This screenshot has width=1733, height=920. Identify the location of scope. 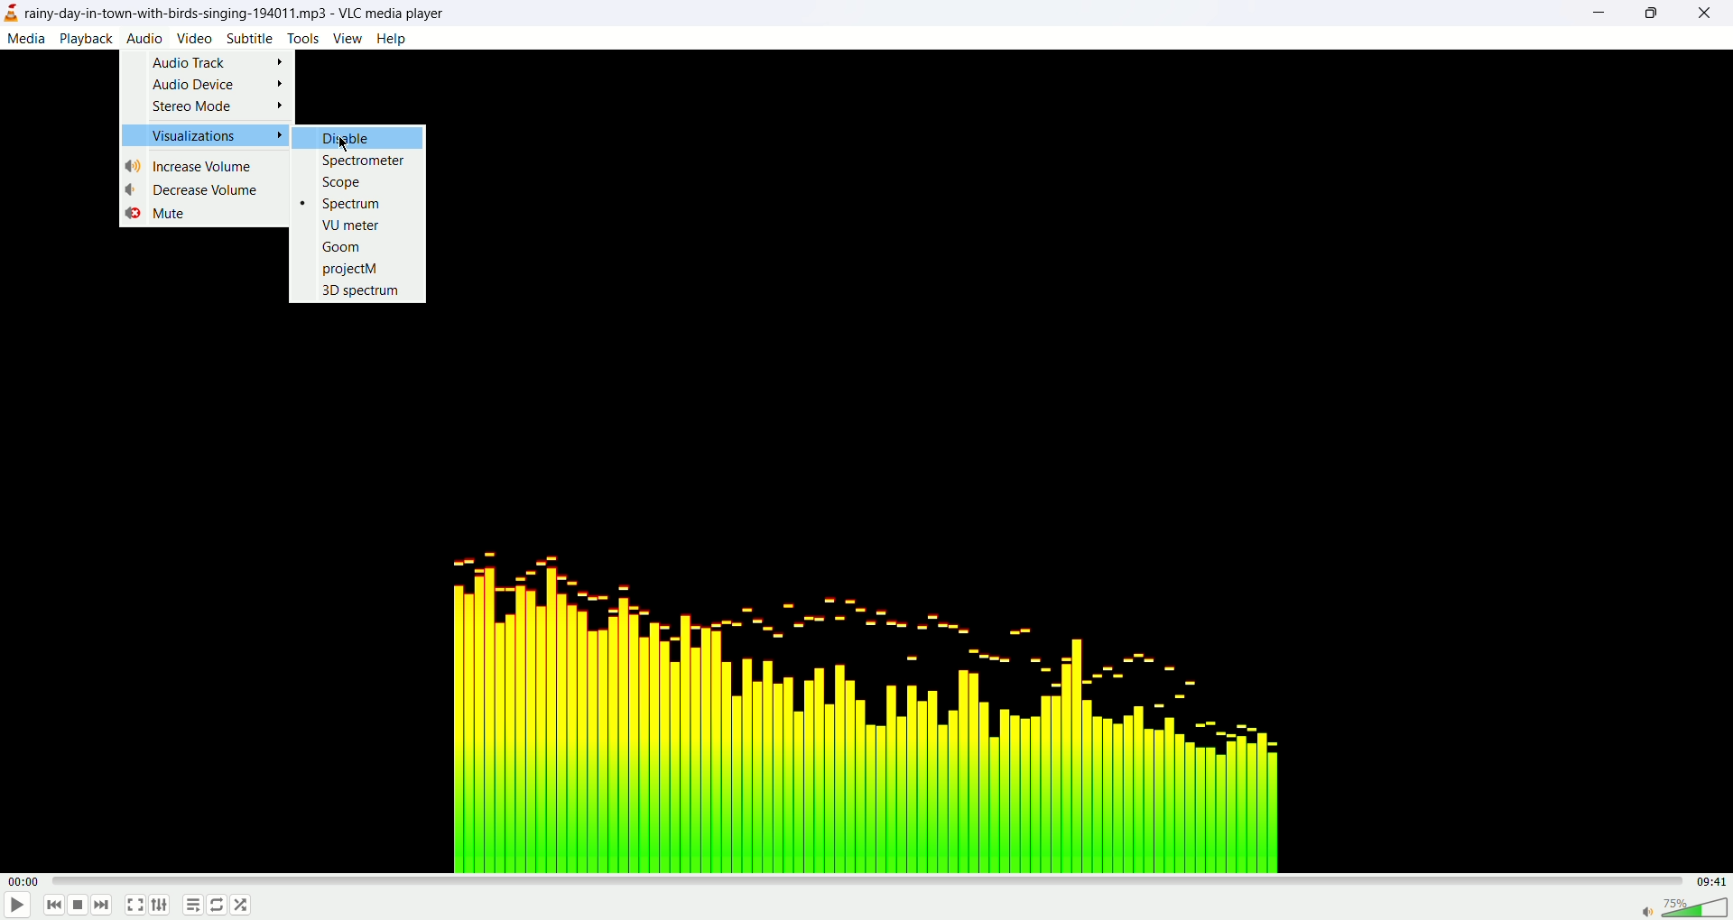
(340, 182).